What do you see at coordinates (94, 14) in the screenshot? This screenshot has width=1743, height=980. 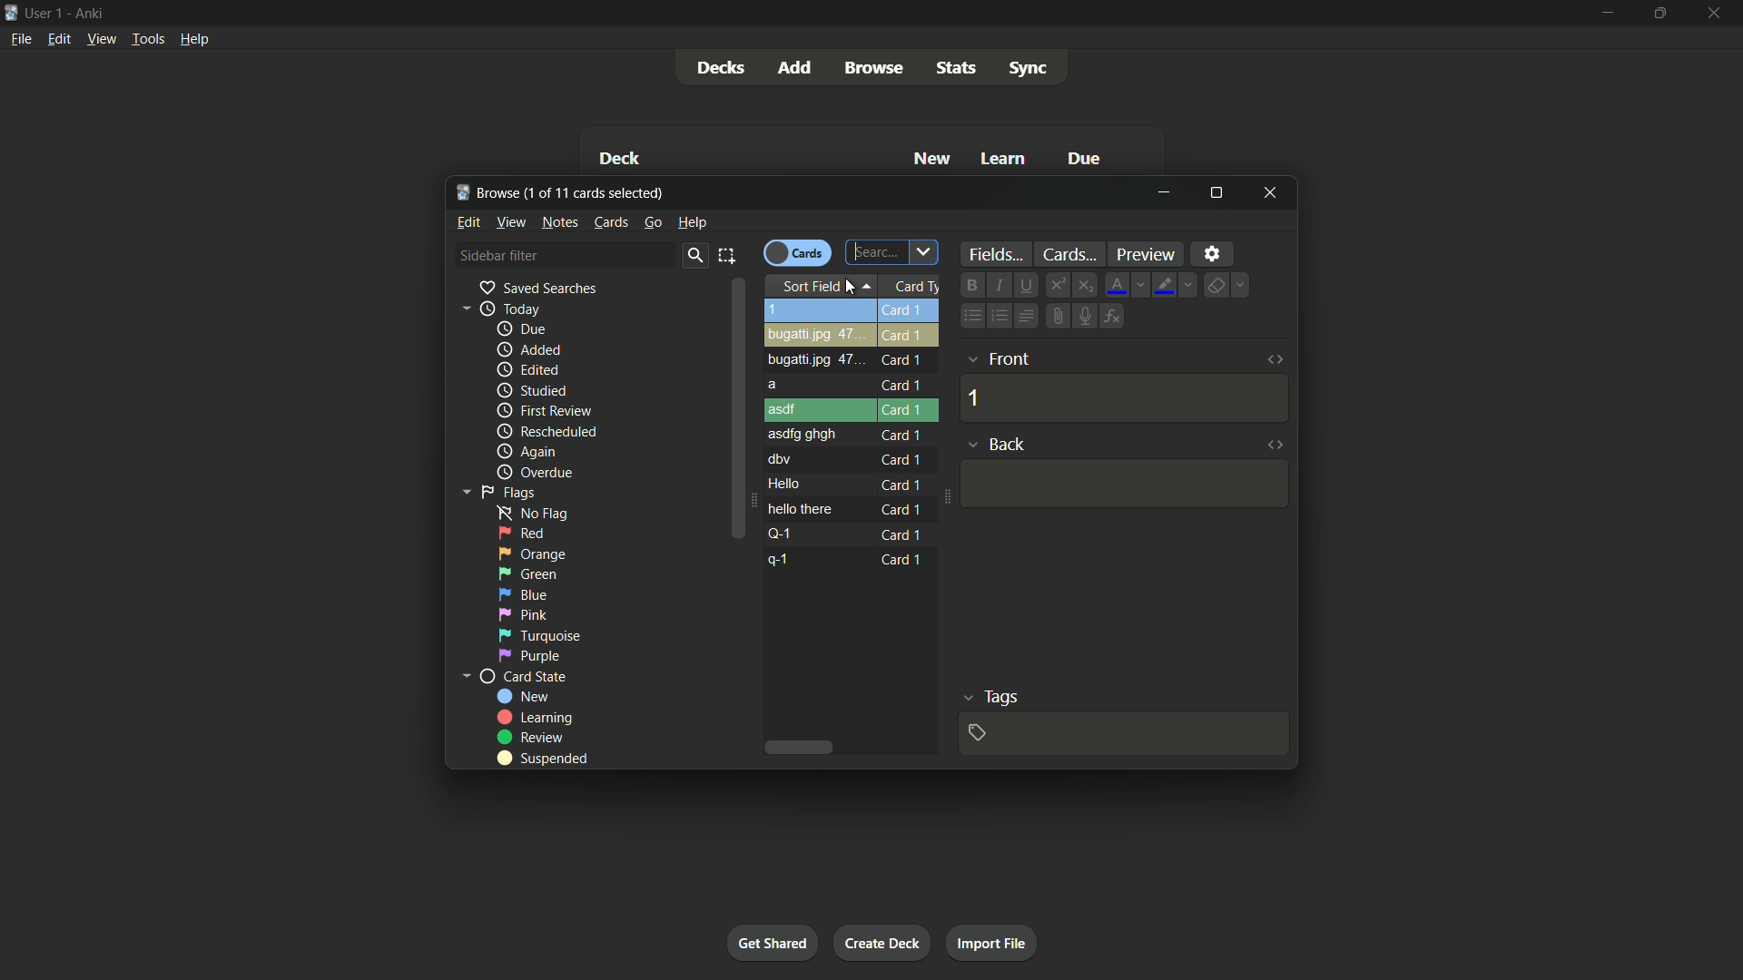 I see `app name` at bounding box center [94, 14].